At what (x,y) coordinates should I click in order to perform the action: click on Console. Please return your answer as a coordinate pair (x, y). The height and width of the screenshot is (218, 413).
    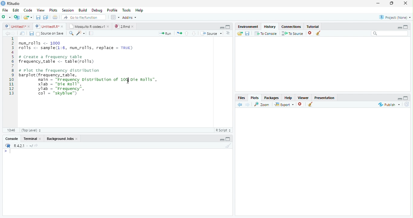
    Looking at the image, I should click on (117, 182).